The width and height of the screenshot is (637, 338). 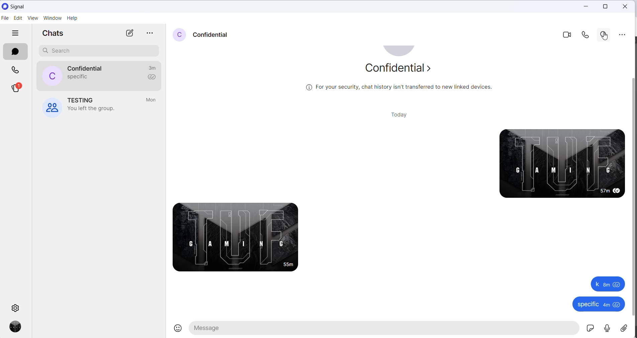 What do you see at coordinates (625, 6) in the screenshot?
I see `close` at bounding box center [625, 6].